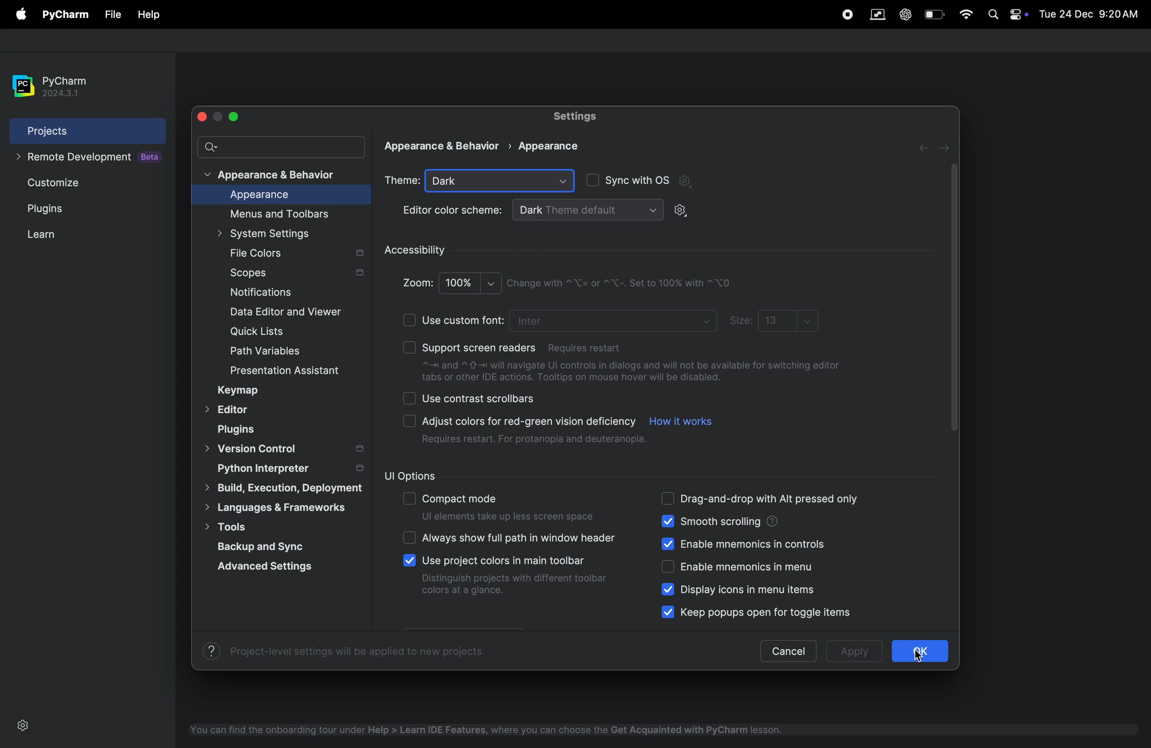 This screenshot has width=1151, height=748. I want to click on adjust screen colors, so click(534, 430).